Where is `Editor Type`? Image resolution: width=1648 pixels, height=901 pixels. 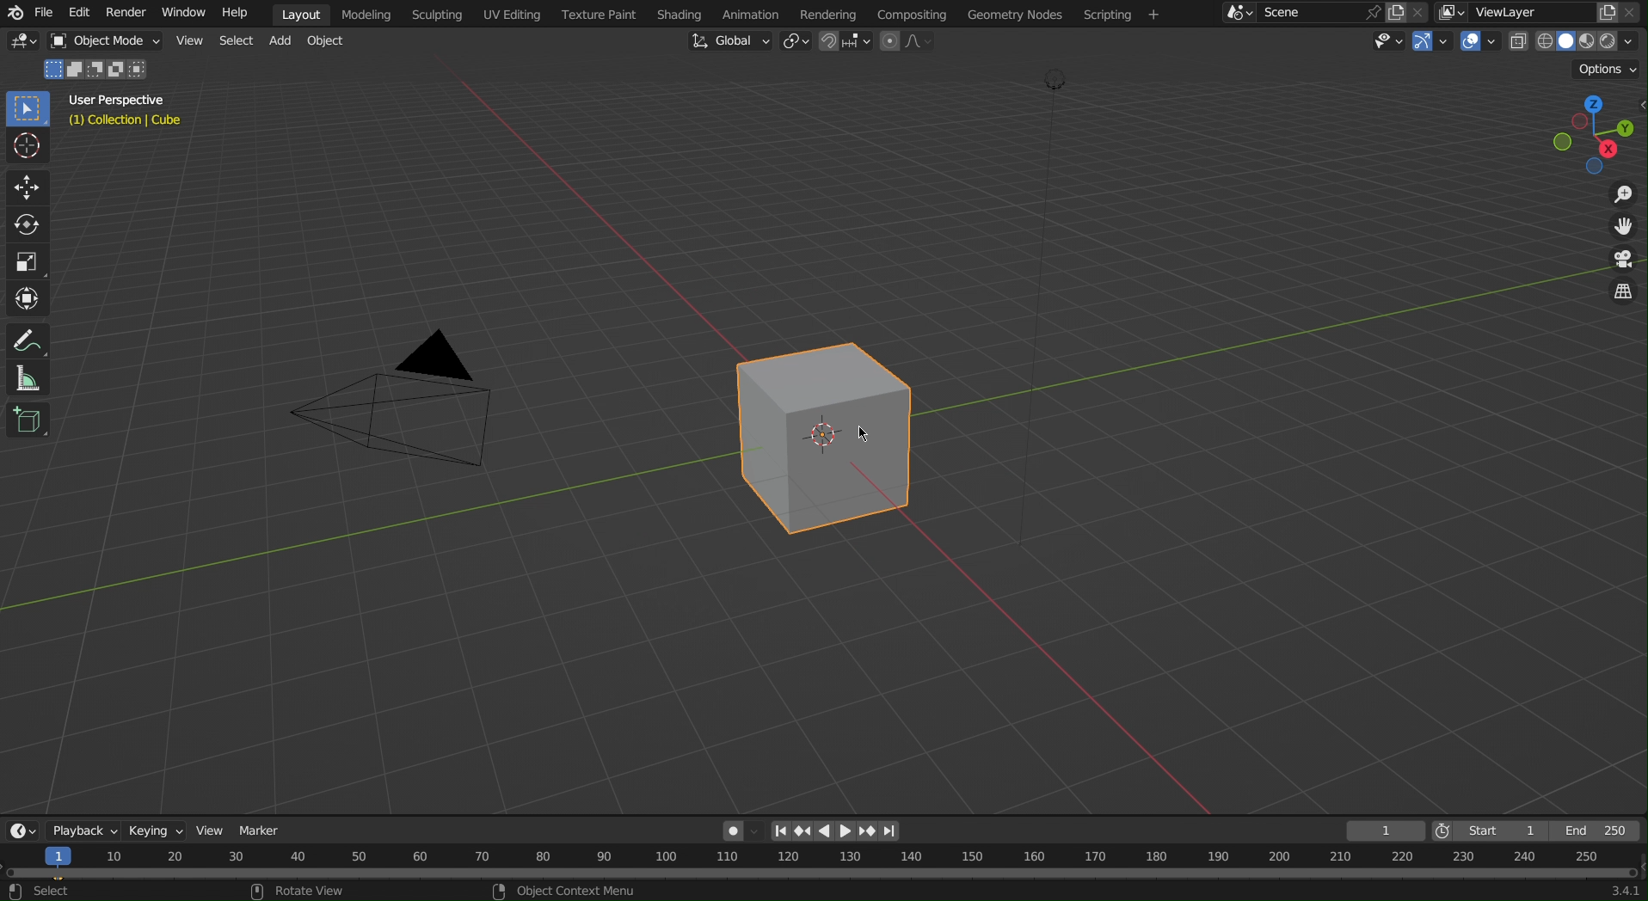
Editor Type is located at coordinates (22, 40).